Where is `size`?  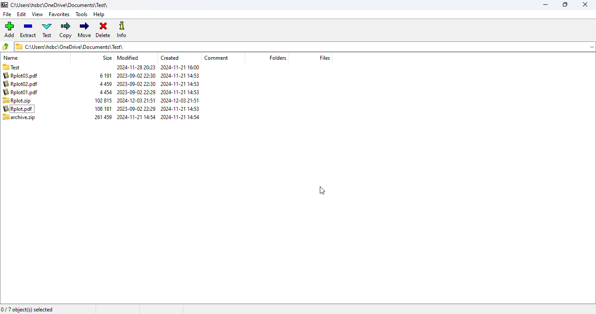 size is located at coordinates (106, 58).